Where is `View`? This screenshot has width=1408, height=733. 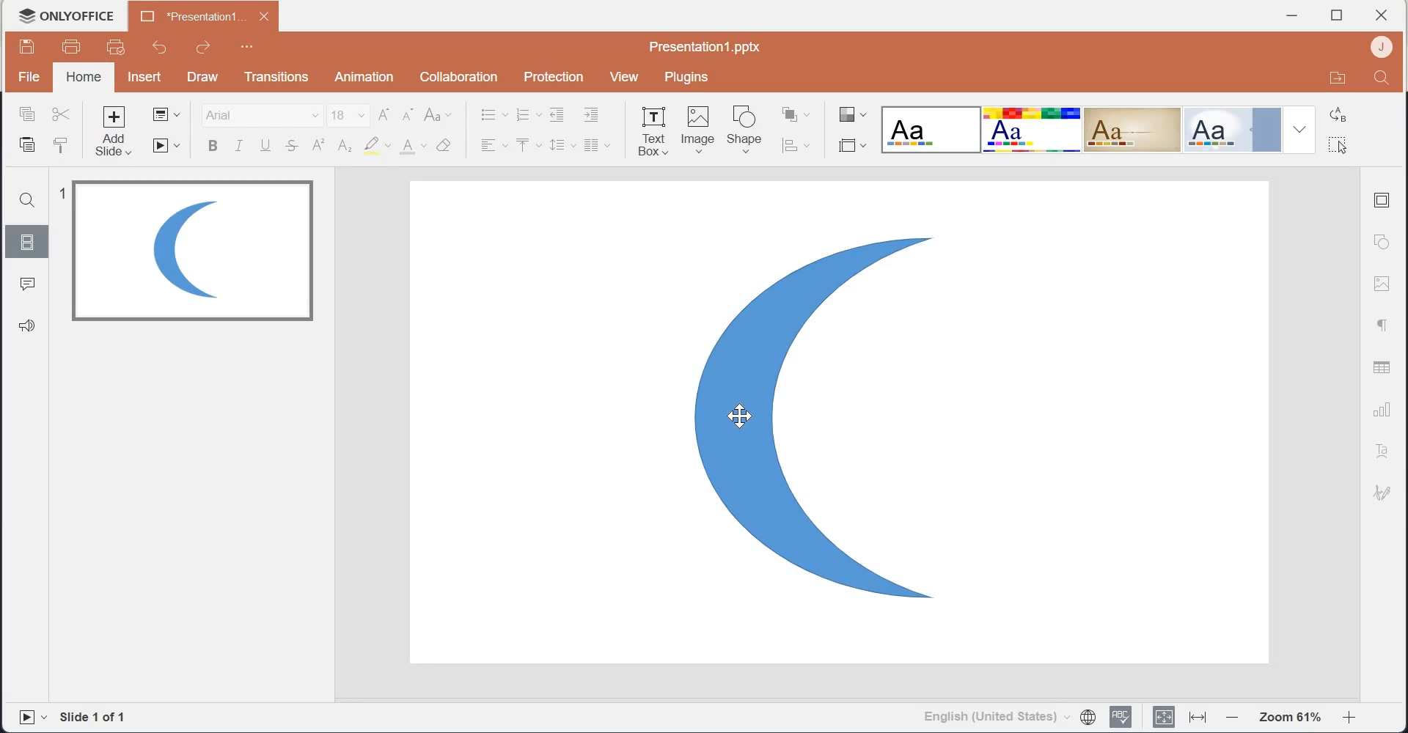 View is located at coordinates (625, 78).